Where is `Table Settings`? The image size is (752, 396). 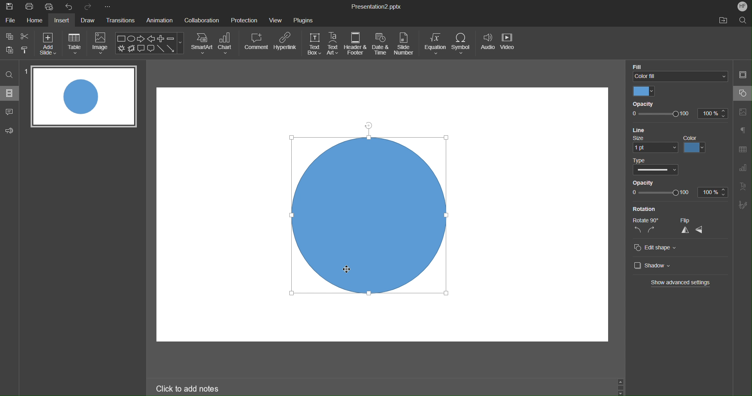
Table Settings is located at coordinates (742, 149).